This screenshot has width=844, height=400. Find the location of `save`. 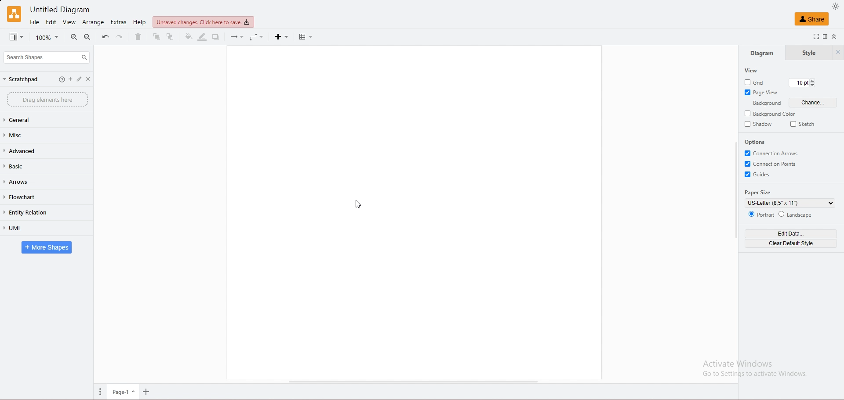

save is located at coordinates (203, 22).